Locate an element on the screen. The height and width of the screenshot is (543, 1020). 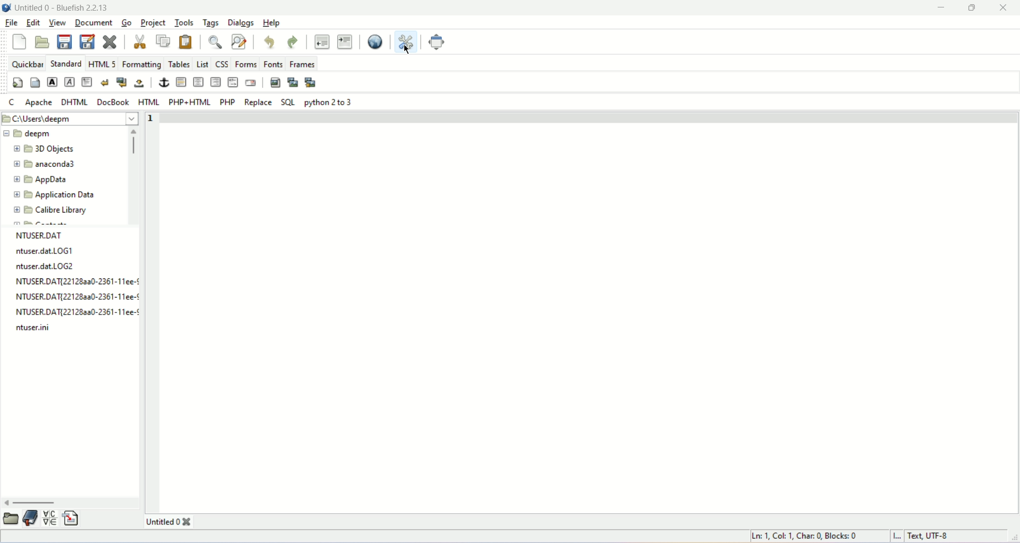
close current file is located at coordinates (110, 40).